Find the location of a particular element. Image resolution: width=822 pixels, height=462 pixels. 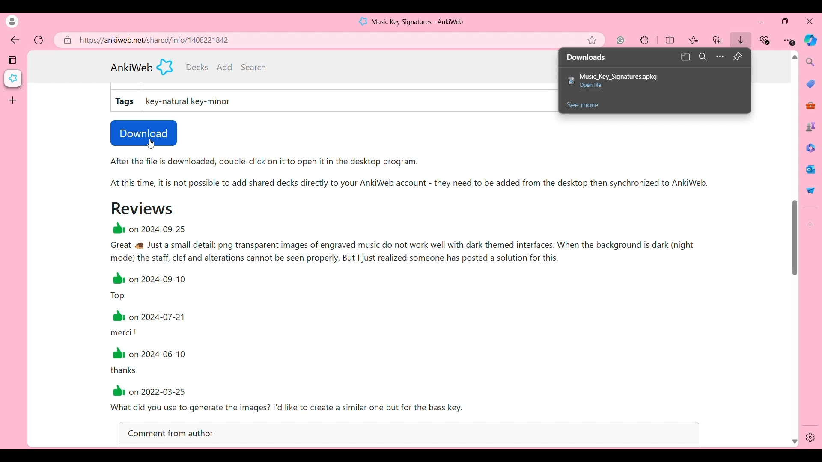

After the file is downloaded, double-click on it to open it in the desktop program.
At this time, it is not possible to add shared decks directly to your AnkiWeb account - they need to be added from the desktop then synchronized to AnkiWeb. is located at coordinates (418, 176).